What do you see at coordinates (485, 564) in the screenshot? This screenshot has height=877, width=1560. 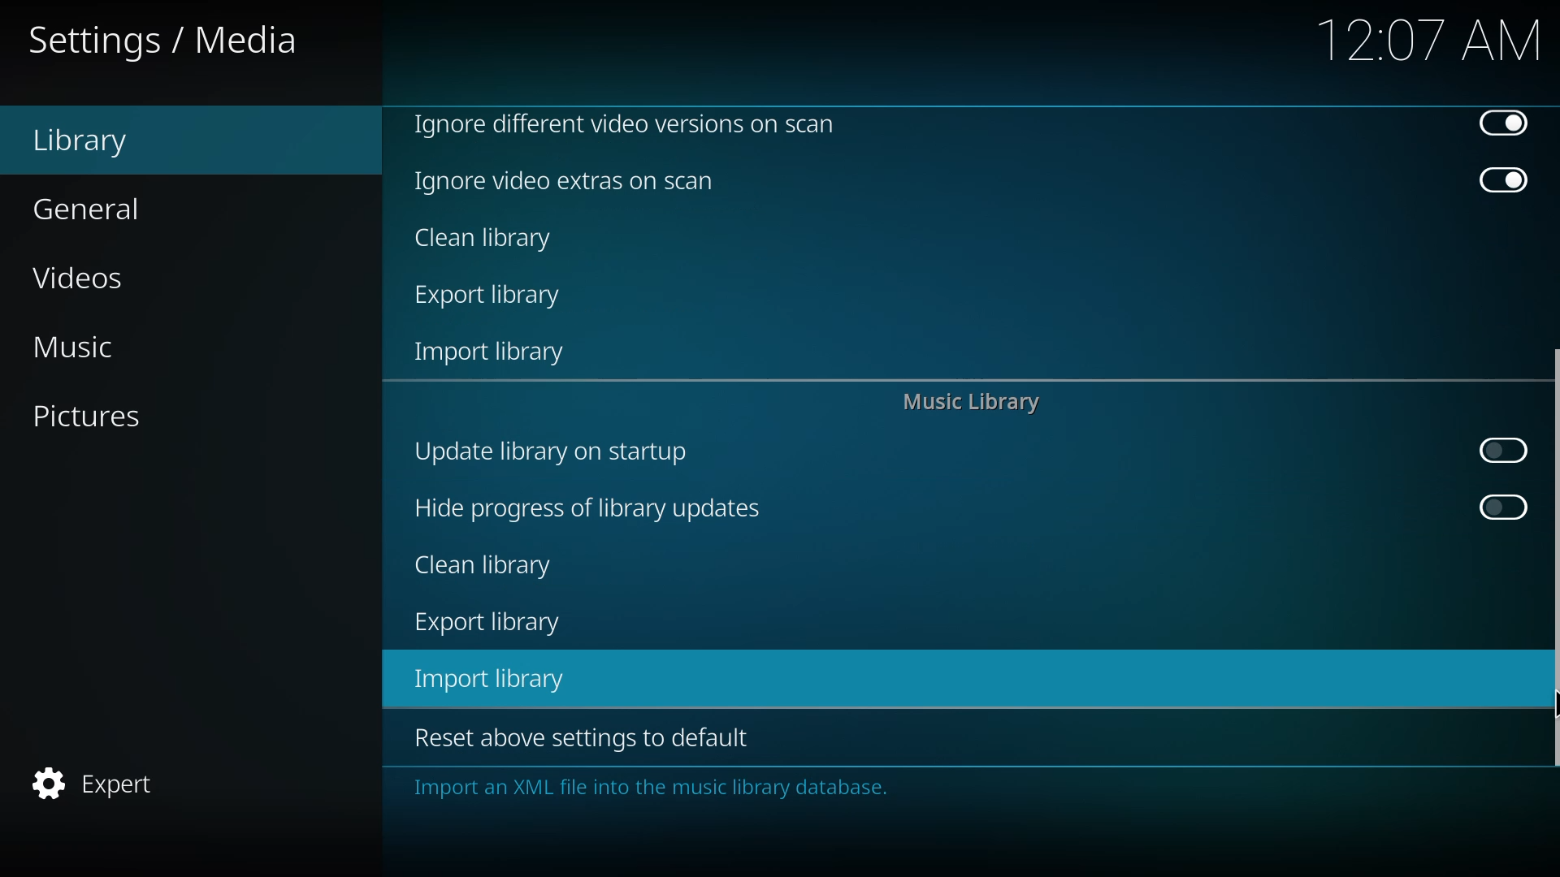 I see `clean library` at bounding box center [485, 564].